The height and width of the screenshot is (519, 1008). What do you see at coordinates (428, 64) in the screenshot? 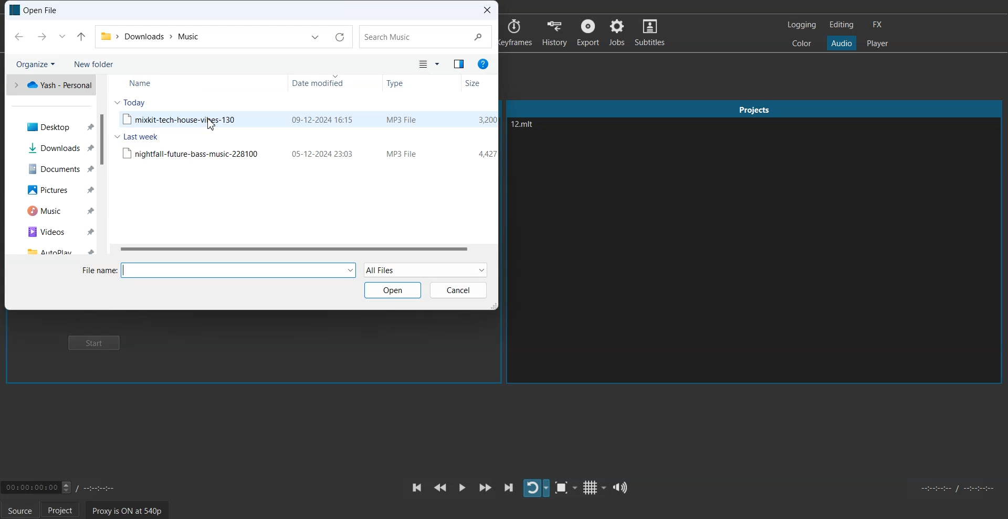
I see `Folder View mode` at bounding box center [428, 64].